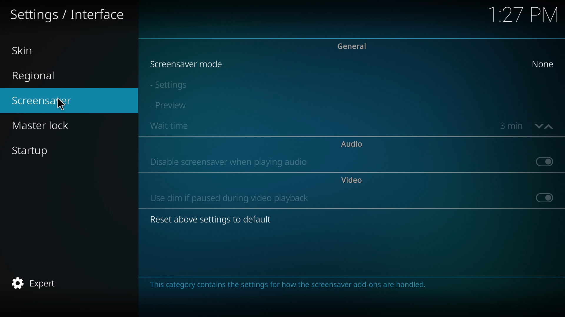  What do you see at coordinates (66, 150) in the screenshot?
I see `startup` at bounding box center [66, 150].